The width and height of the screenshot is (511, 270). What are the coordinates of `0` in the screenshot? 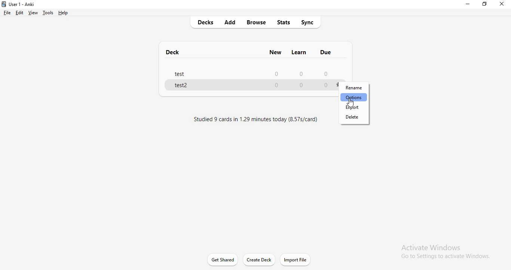 It's located at (299, 74).